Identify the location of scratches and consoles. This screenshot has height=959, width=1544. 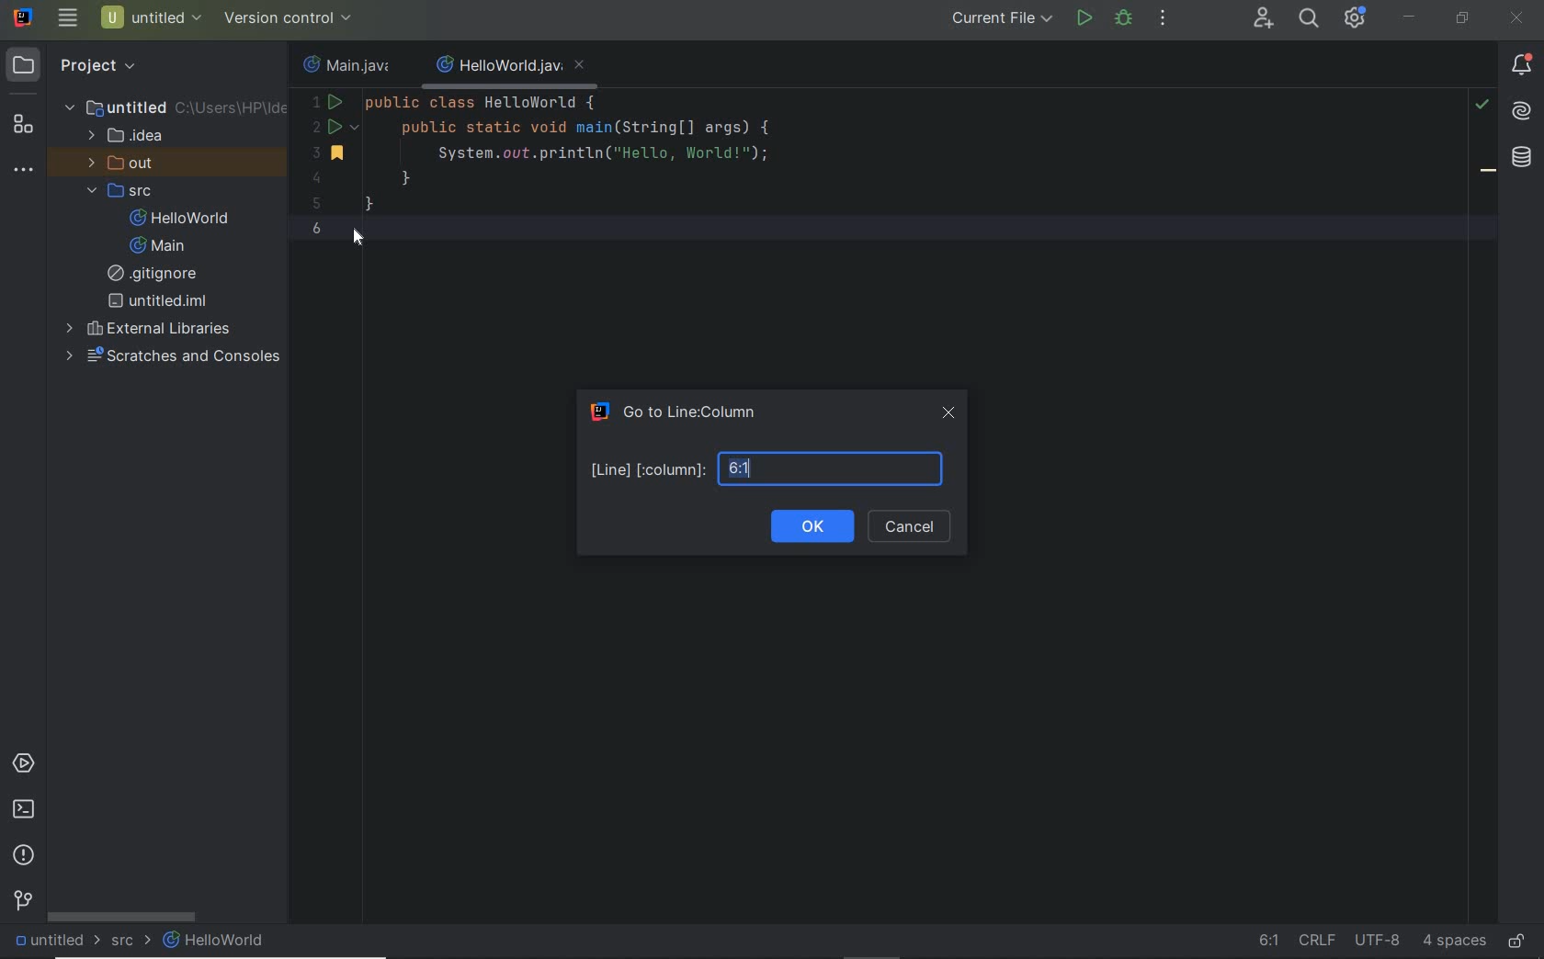
(174, 357).